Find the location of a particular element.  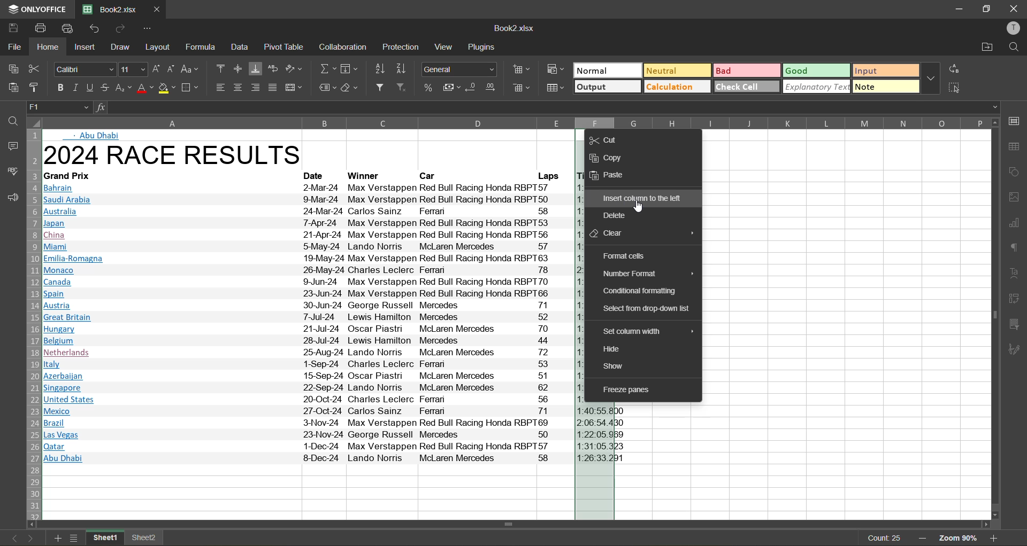

paste is located at coordinates (12, 88).